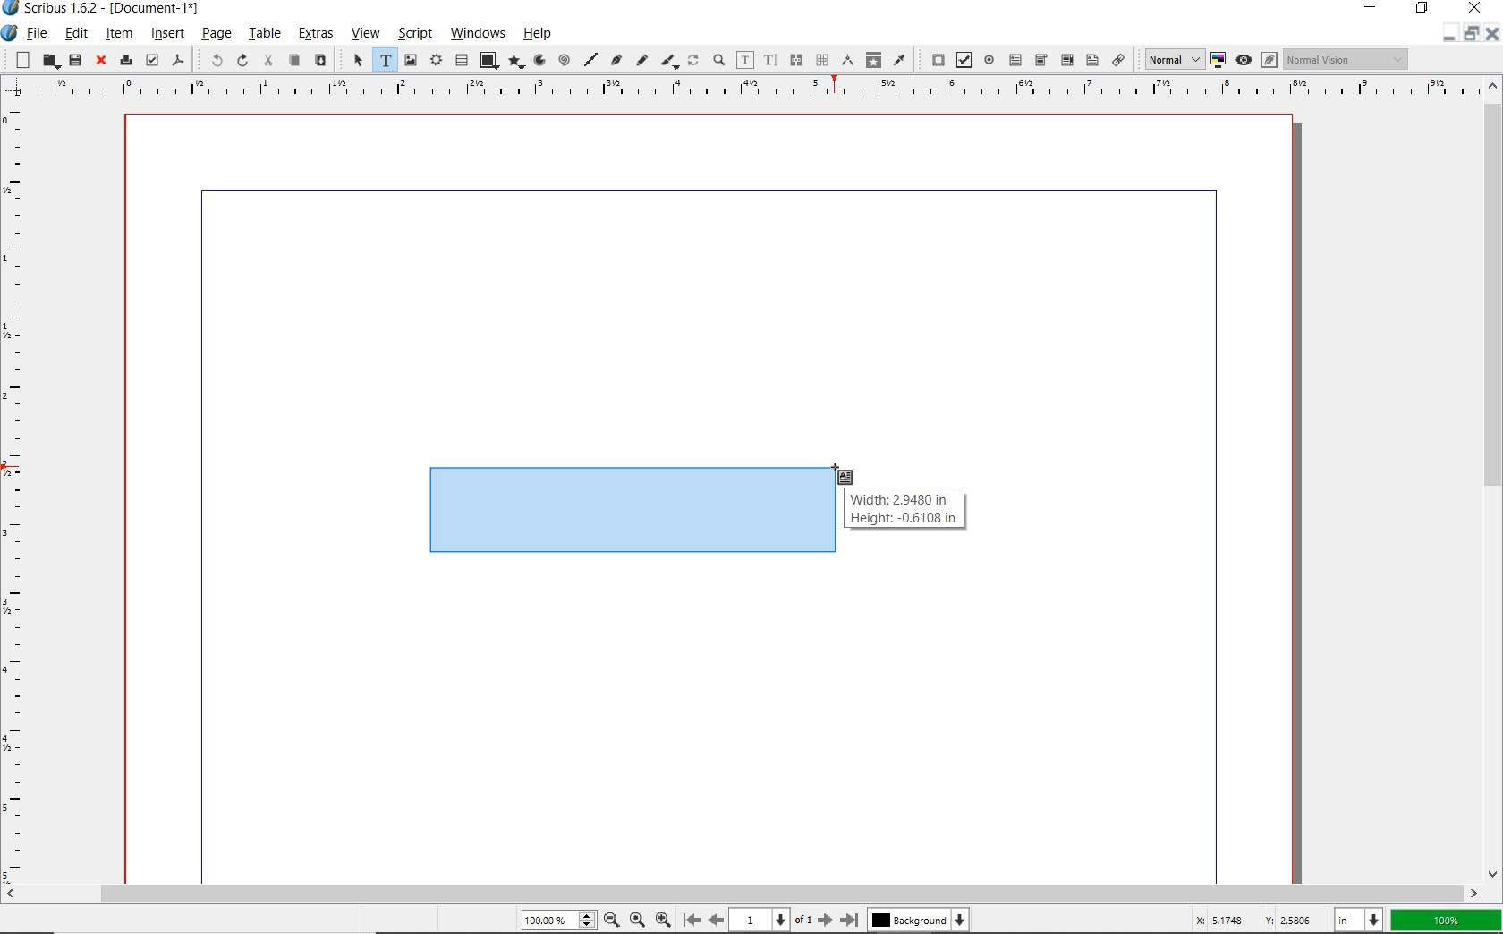 This screenshot has width=1503, height=934. Describe the element at coordinates (934, 60) in the screenshot. I see `pdf push button` at that location.